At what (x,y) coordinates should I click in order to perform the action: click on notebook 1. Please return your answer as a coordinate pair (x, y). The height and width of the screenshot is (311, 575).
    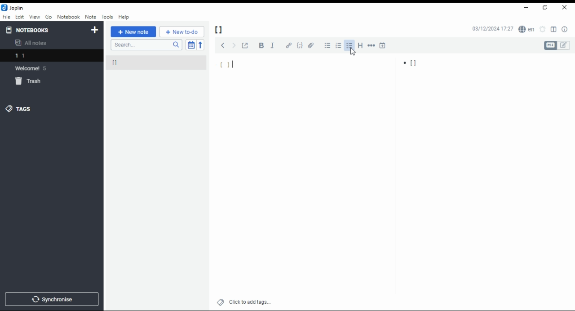
    Looking at the image, I should click on (38, 55).